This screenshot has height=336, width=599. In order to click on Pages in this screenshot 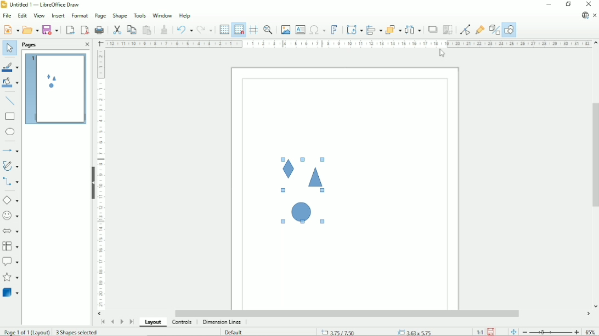, I will do `click(30, 45)`.